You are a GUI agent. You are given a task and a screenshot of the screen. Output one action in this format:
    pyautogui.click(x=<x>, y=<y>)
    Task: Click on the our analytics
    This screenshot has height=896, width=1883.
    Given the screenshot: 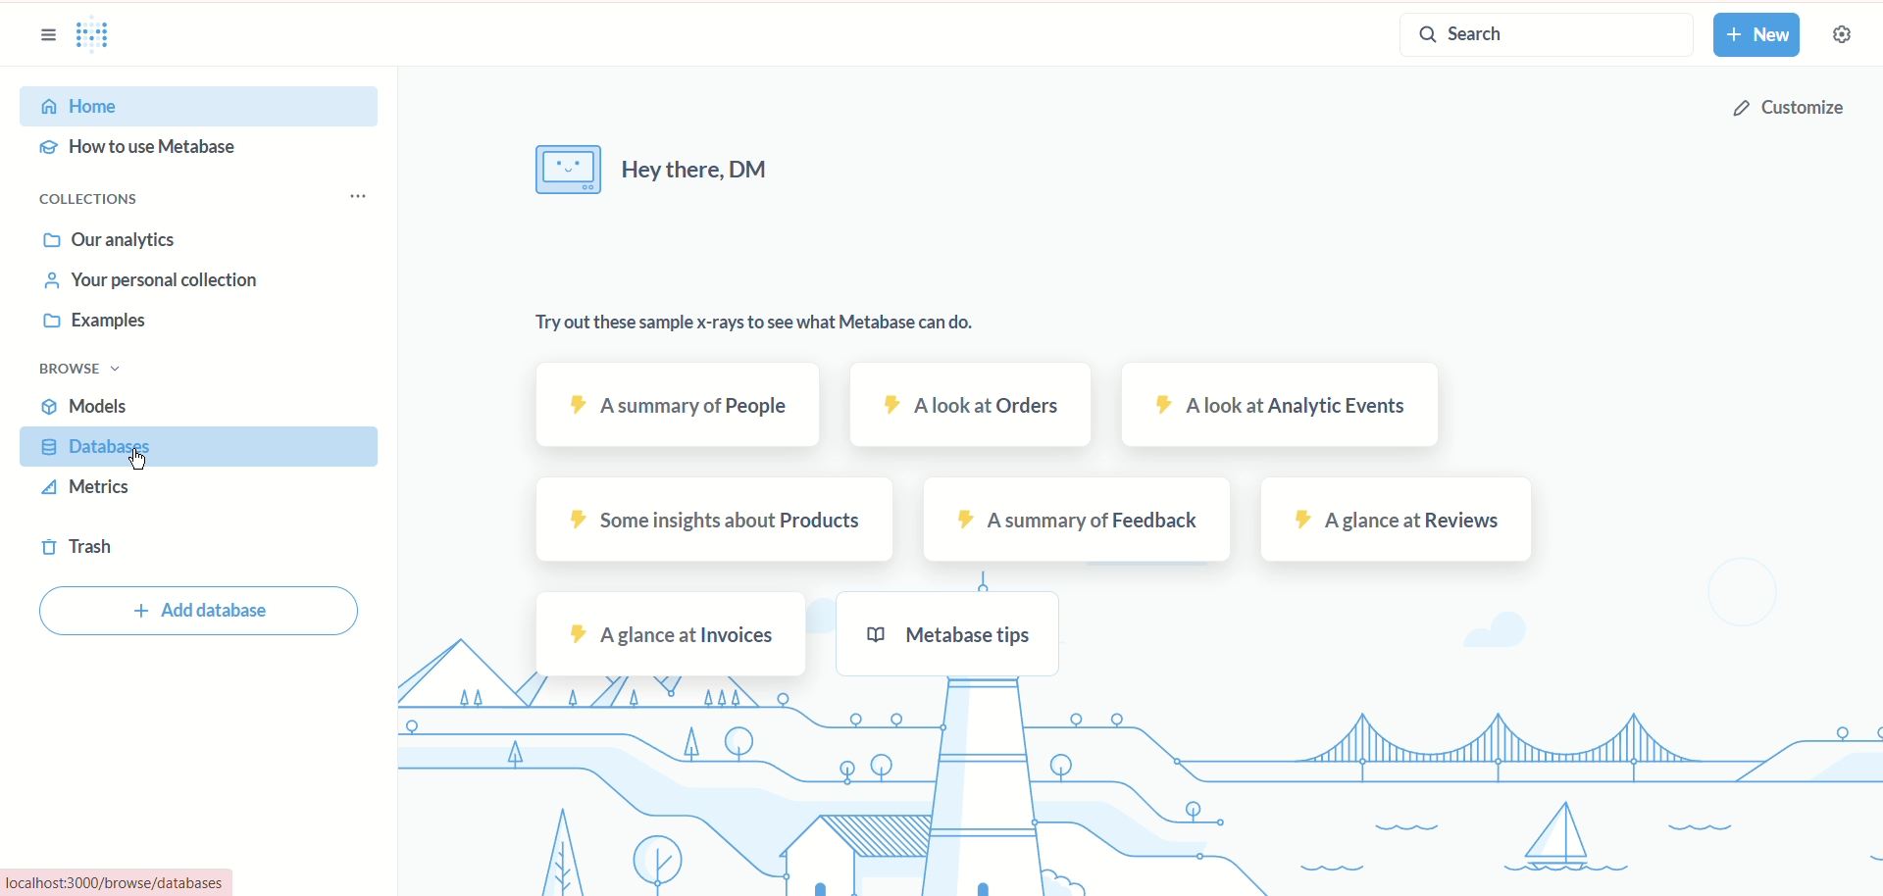 What is the action you would take?
    pyautogui.click(x=111, y=242)
    